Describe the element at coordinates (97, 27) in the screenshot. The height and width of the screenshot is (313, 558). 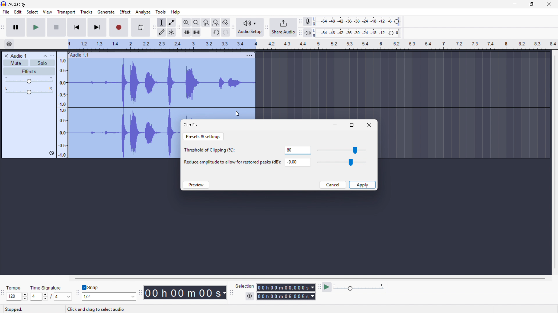
I see `Skip to end ` at that location.